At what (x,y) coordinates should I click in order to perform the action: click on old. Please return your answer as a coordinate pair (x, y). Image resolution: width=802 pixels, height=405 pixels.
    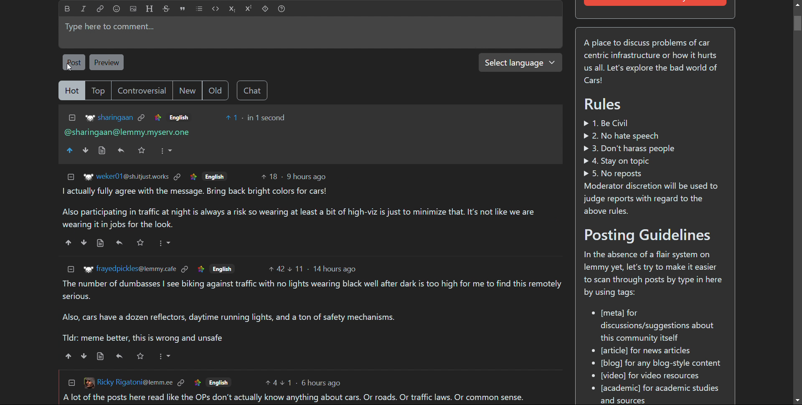
    Looking at the image, I should click on (215, 90).